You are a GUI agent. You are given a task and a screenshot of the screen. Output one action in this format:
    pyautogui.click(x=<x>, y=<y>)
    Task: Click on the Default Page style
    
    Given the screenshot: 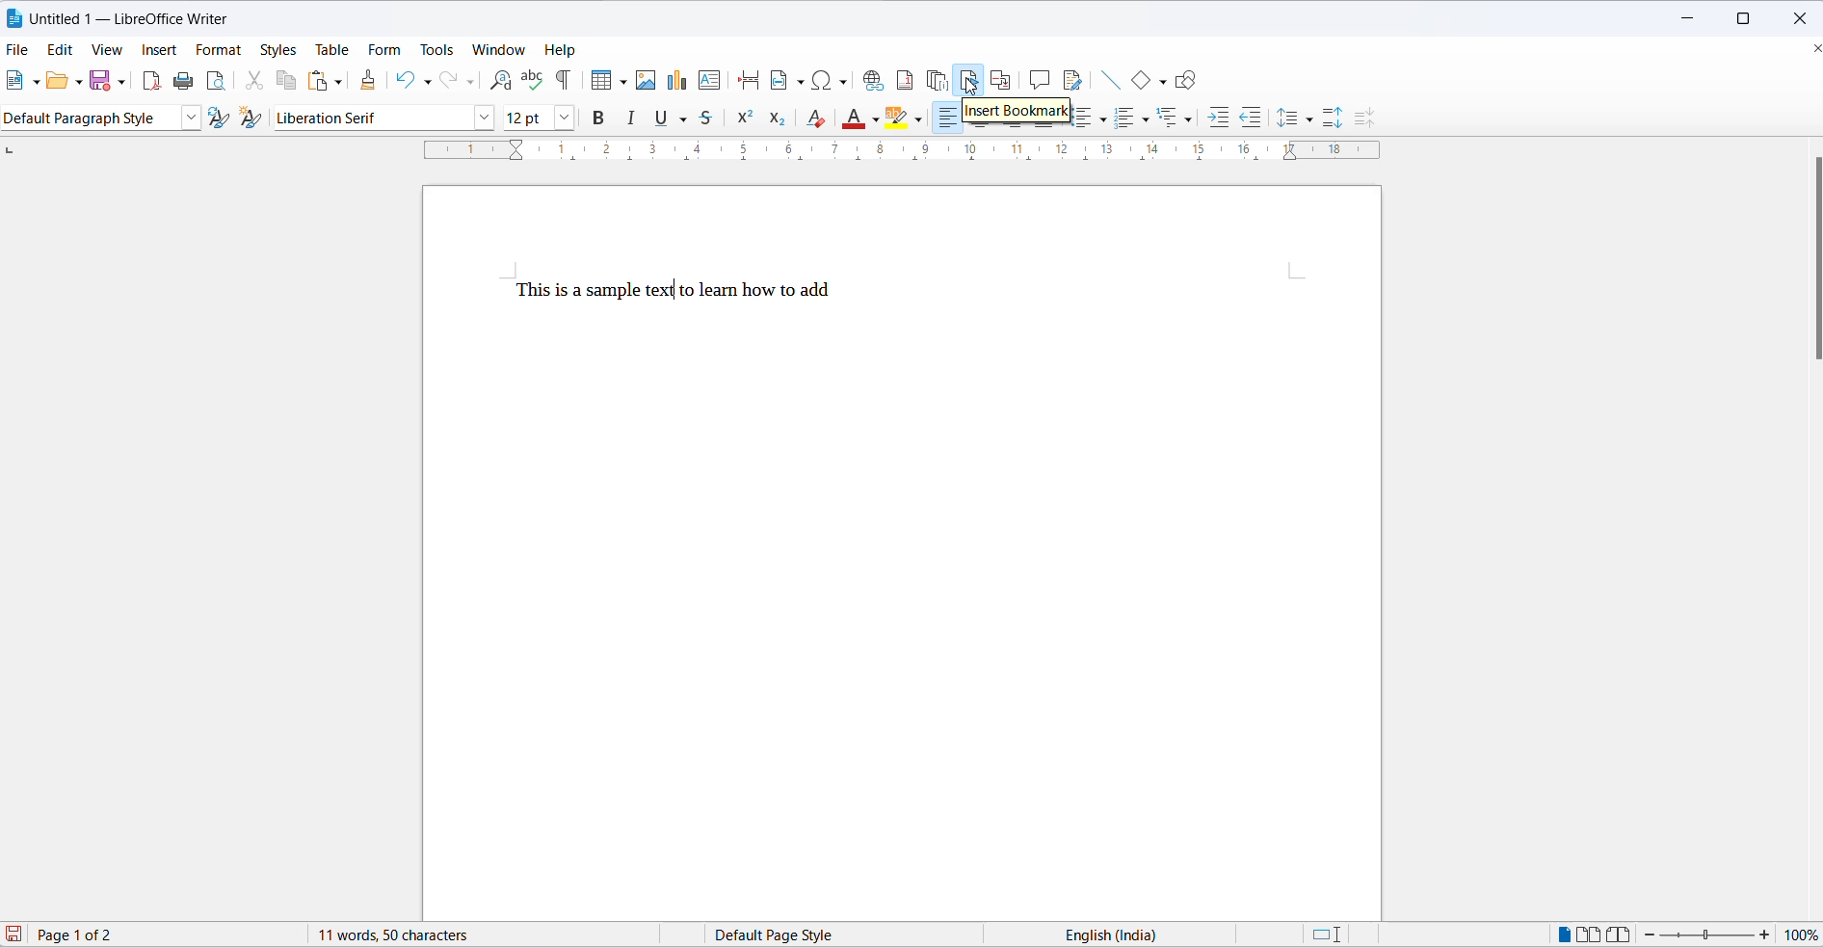 What is the action you would take?
    pyautogui.click(x=780, y=935)
    